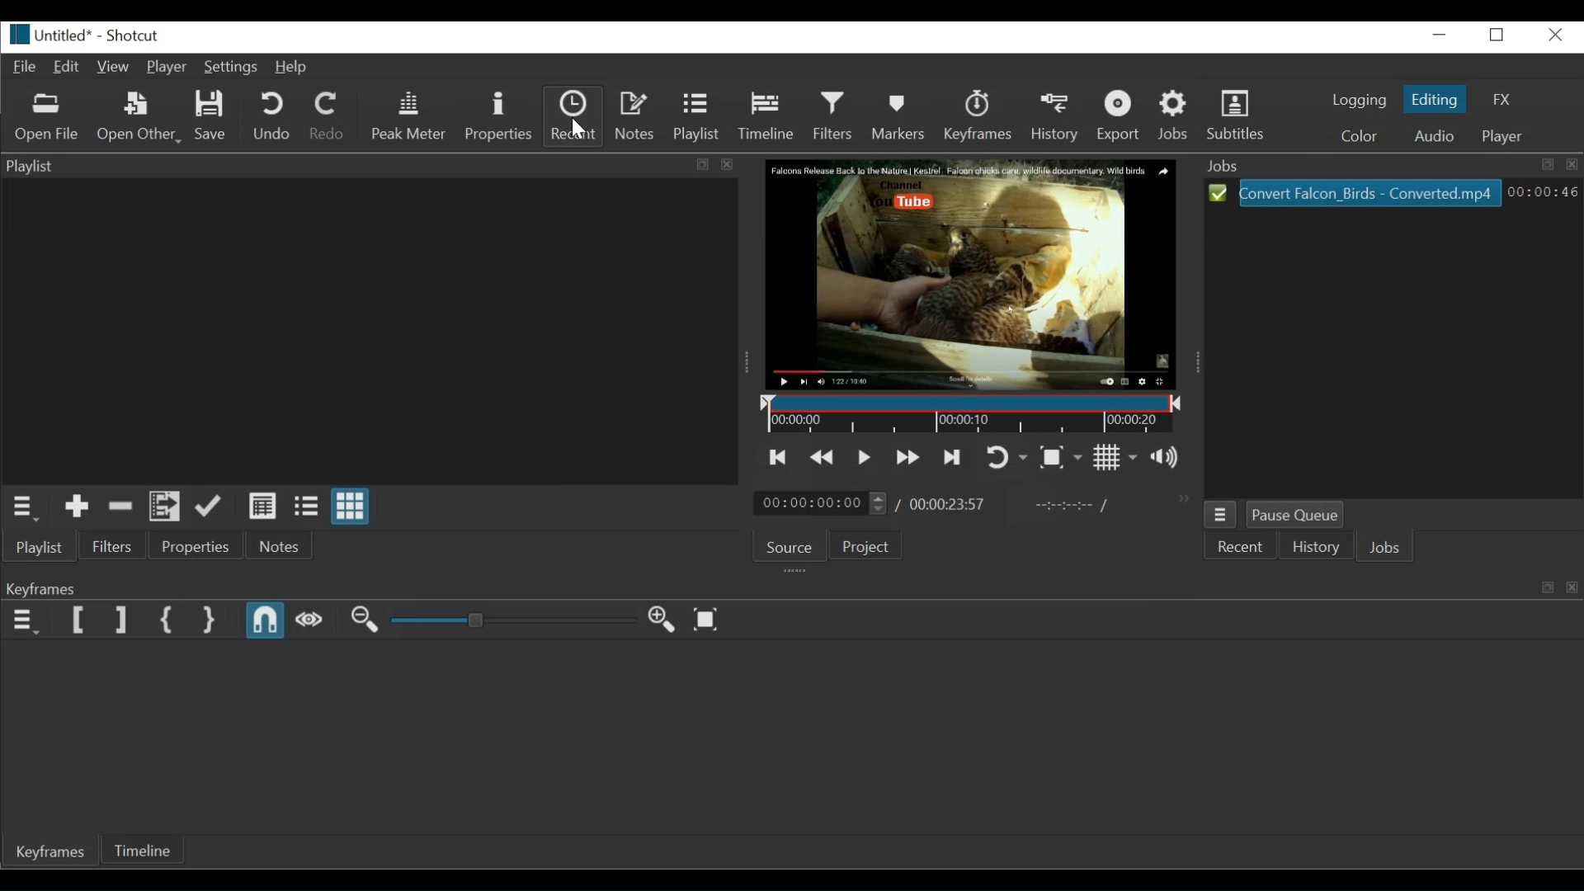 This screenshot has width=1584, height=891. I want to click on 00:00:46(Elapsed Hours: Minutes: Seconds), so click(1543, 191).